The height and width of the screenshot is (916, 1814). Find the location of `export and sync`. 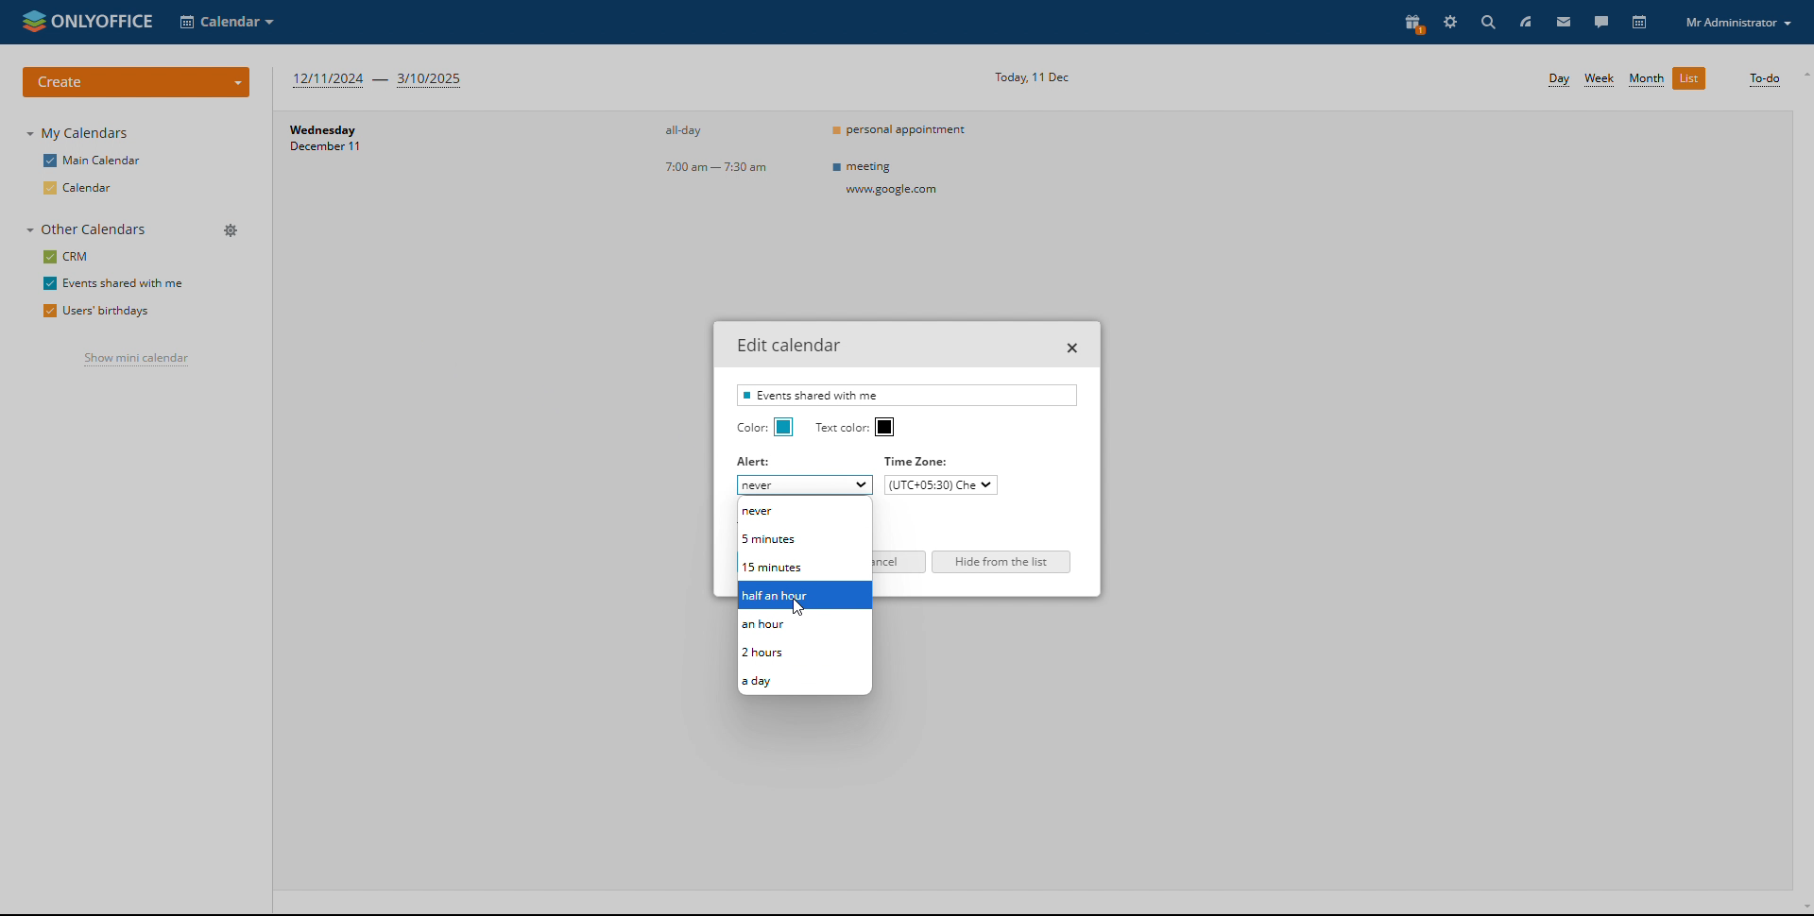

export and sync is located at coordinates (778, 517).